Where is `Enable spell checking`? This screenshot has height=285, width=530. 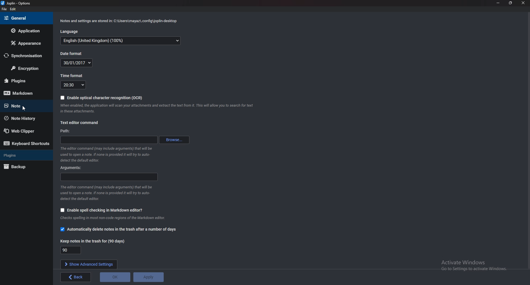
Enable spell checking is located at coordinates (104, 210).